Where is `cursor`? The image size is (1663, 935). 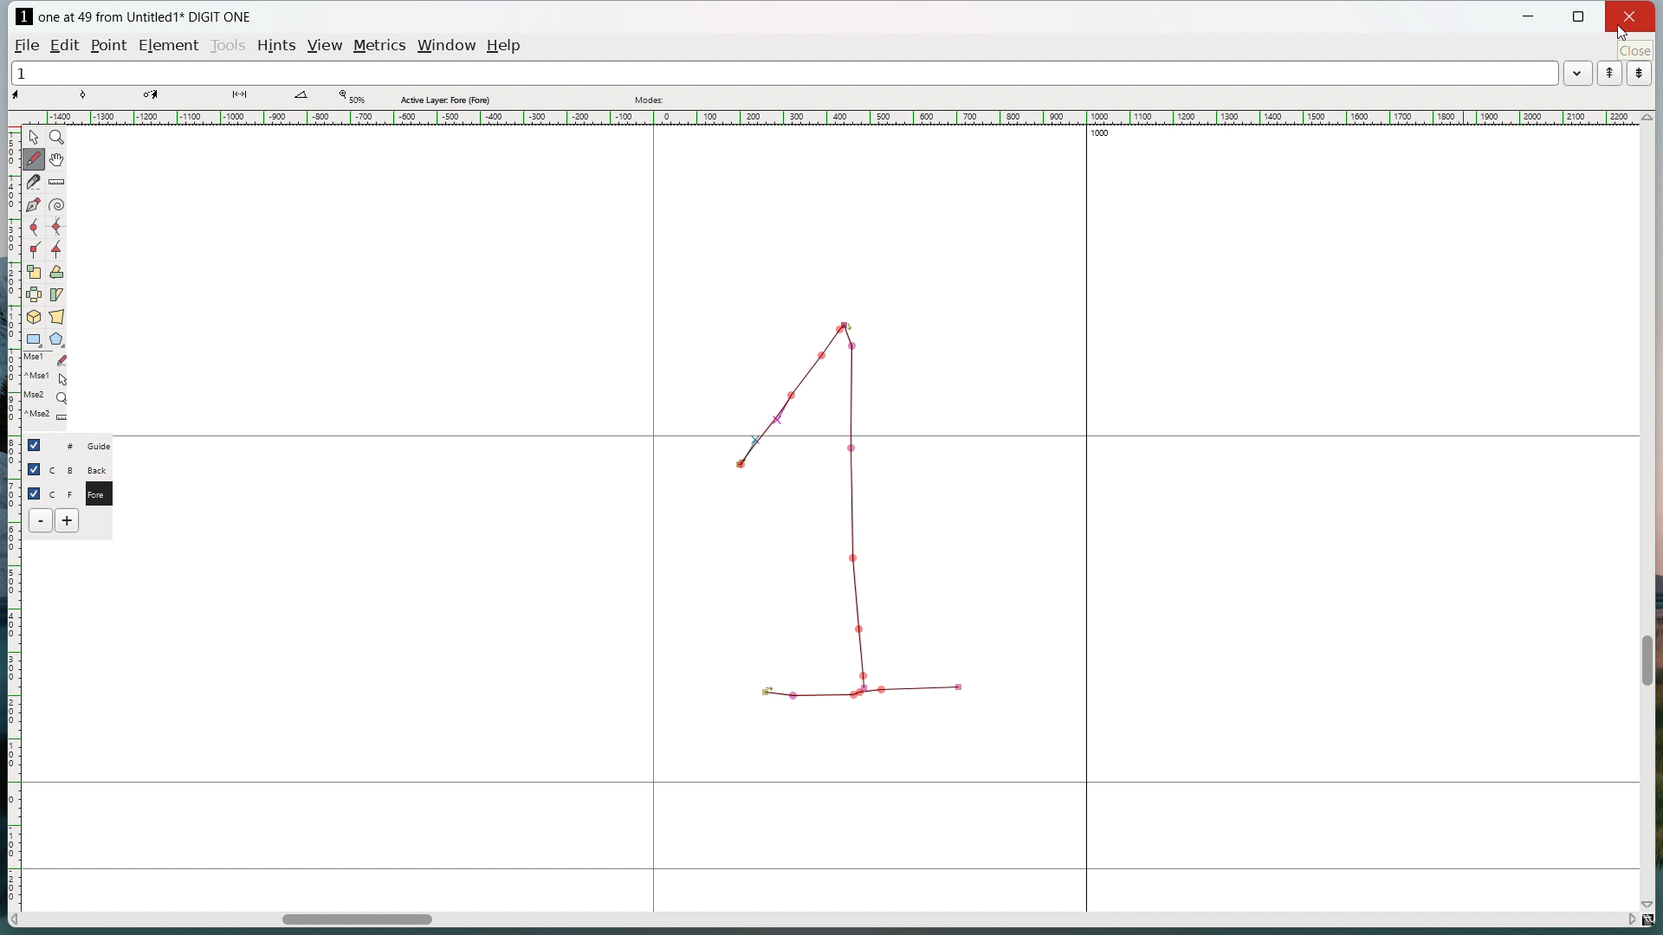
cursor is located at coordinates (1626, 36).